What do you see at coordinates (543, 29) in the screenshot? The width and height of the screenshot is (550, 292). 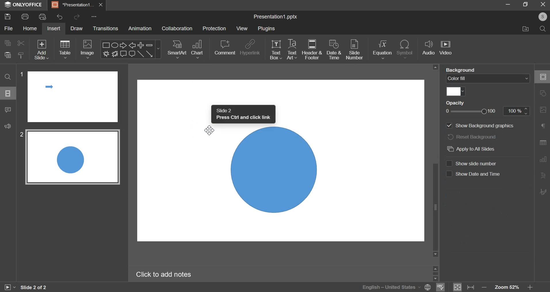 I see `search` at bounding box center [543, 29].